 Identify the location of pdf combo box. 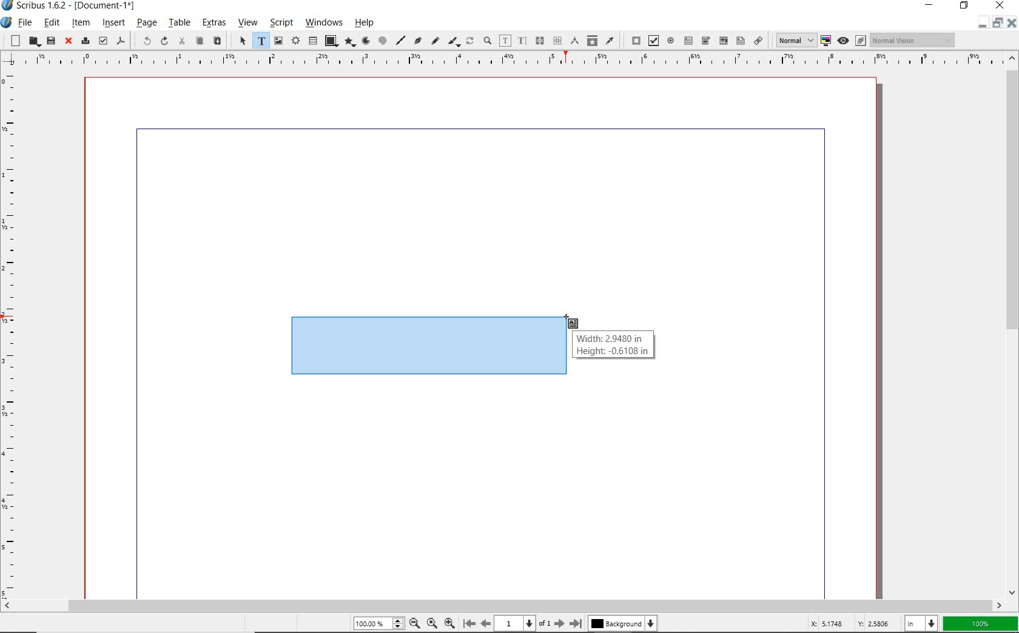
(705, 41).